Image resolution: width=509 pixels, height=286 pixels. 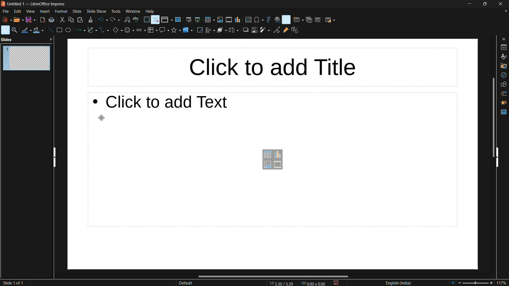 What do you see at coordinates (285, 30) in the screenshot?
I see `show gluepoint functions` at bounding box center [285, 30].